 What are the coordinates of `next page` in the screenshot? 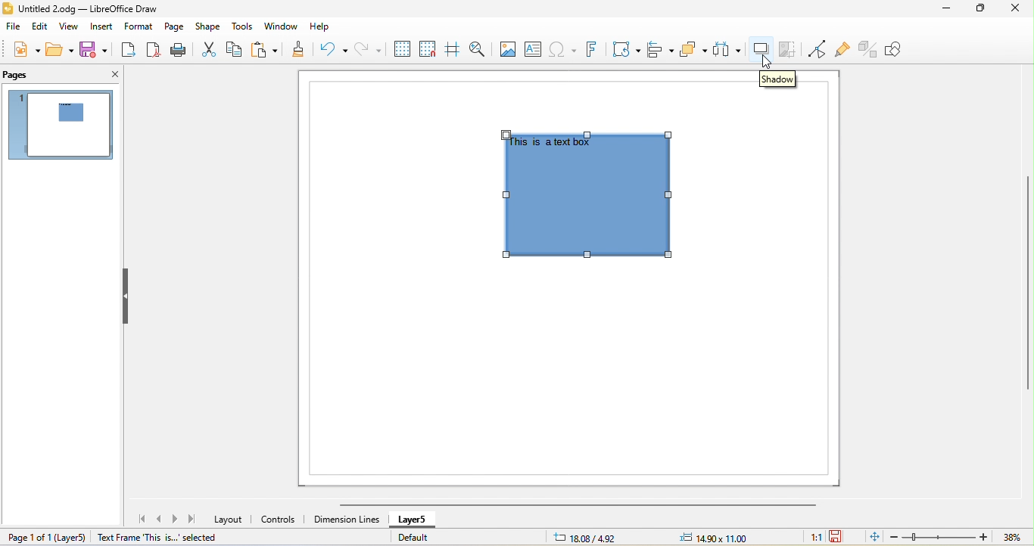 It's located at (176, 519).